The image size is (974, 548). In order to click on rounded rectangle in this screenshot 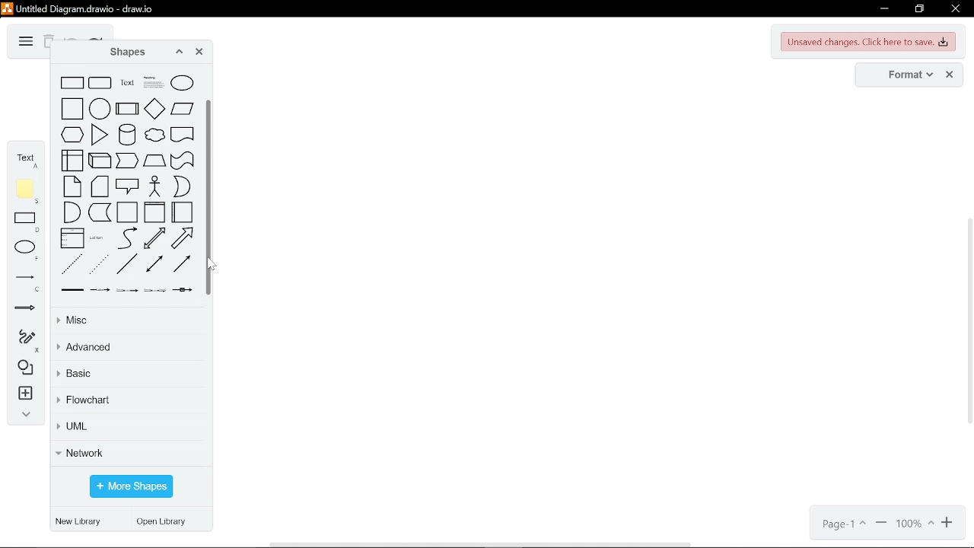, I will do `click(100, 83)`.